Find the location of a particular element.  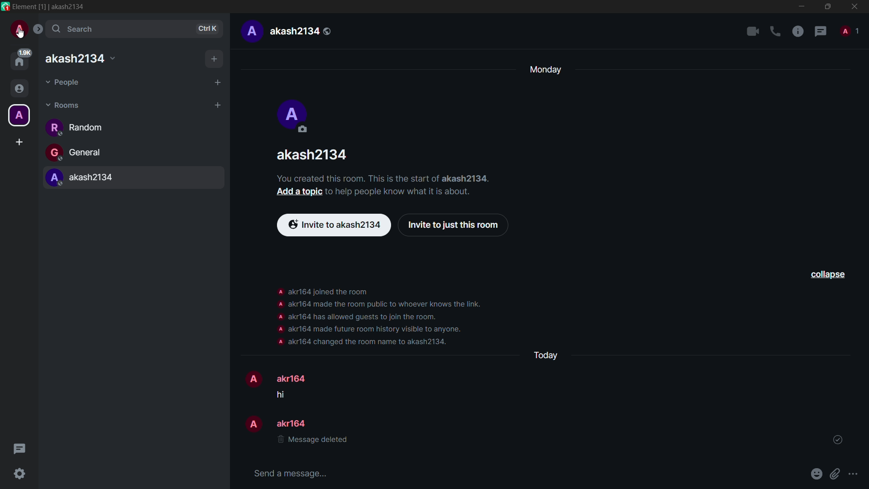

to help people know what it is about. is located at coordinates (406, 191).